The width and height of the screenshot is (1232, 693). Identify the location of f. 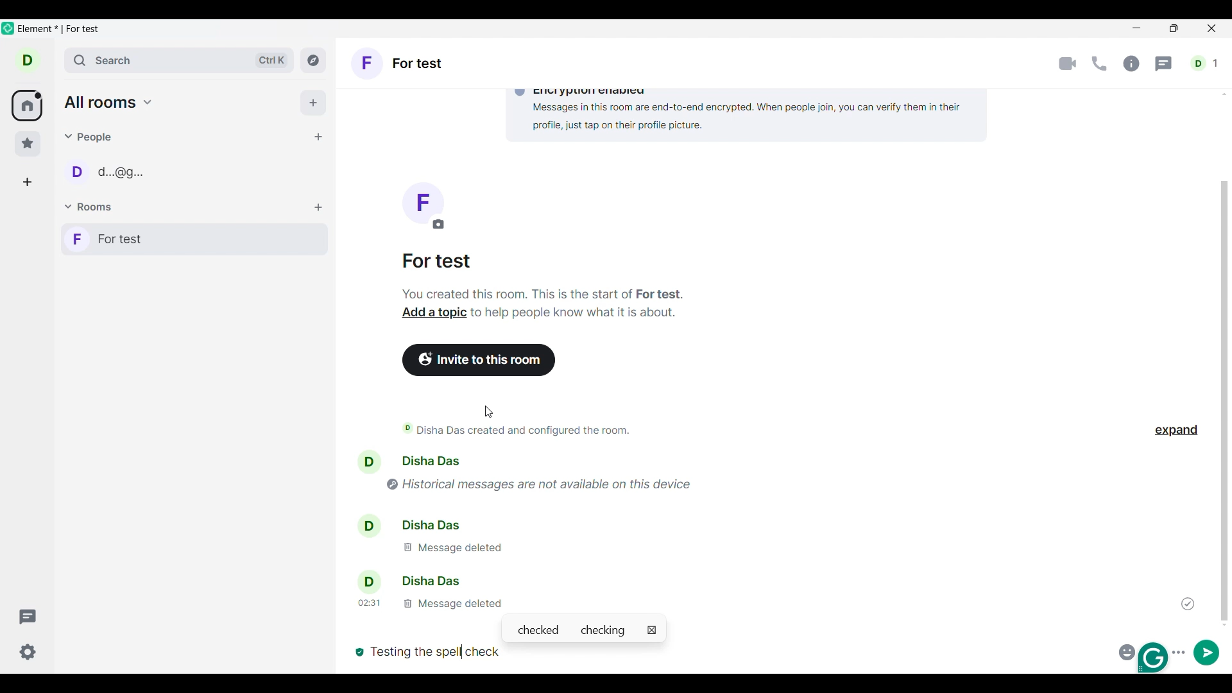
(422, 206).